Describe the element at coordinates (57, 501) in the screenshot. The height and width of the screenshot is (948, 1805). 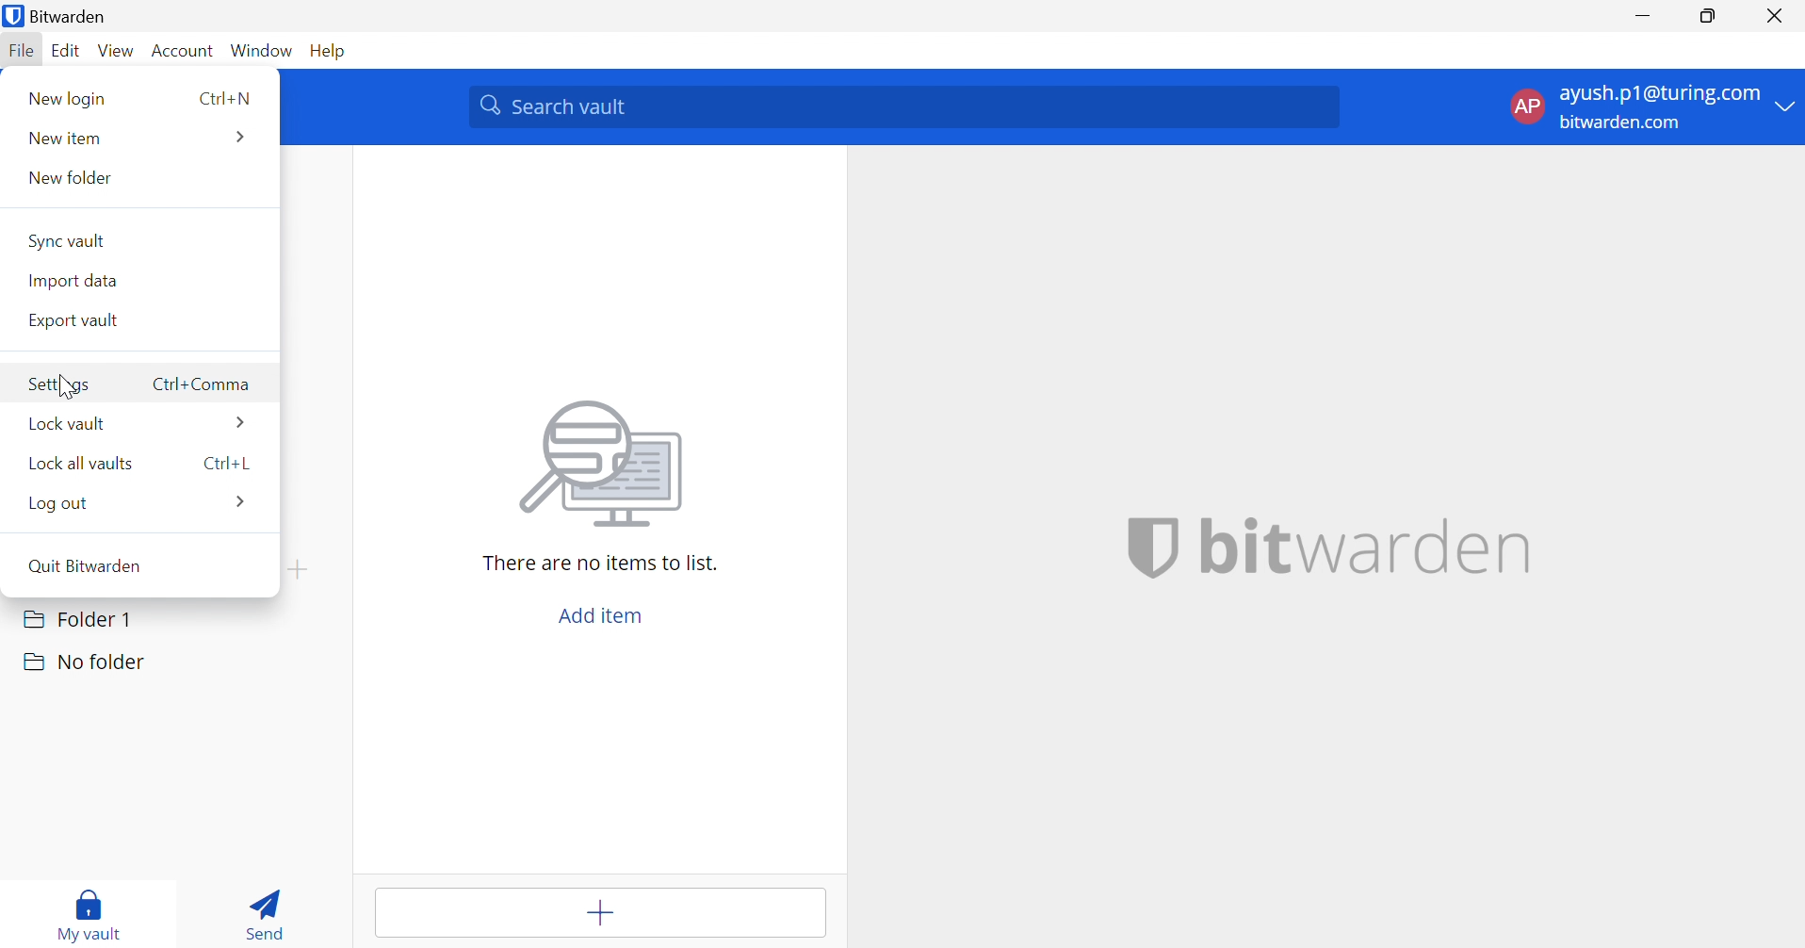
I see `Log out` at that location.